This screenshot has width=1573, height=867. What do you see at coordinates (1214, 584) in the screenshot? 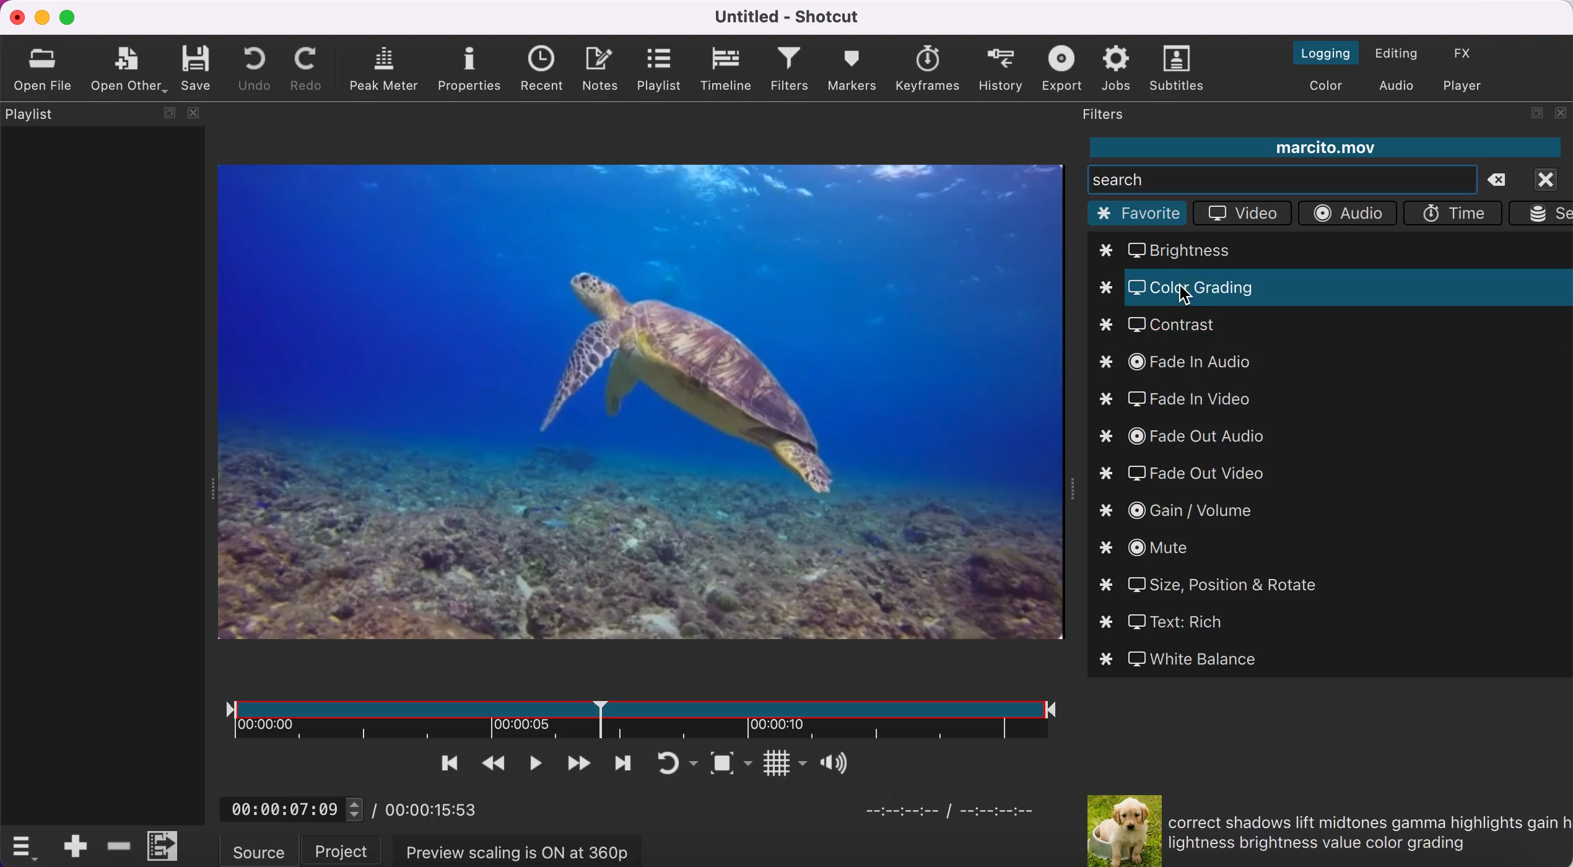
I see `size, position and rotate` at bounding box center [1214, 584].